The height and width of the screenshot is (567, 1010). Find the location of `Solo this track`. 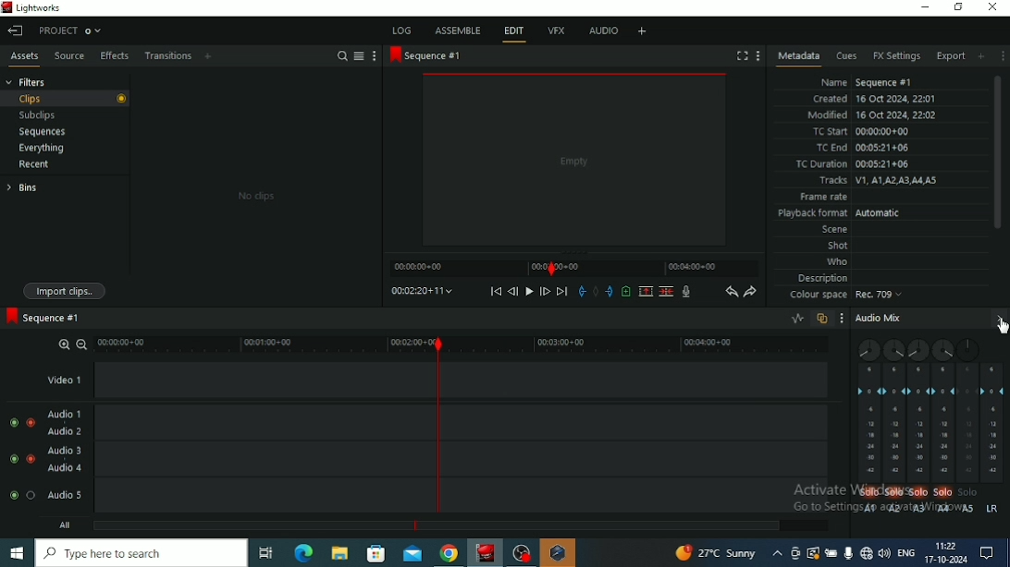

Solo this track is located at coordinates (31, 495).